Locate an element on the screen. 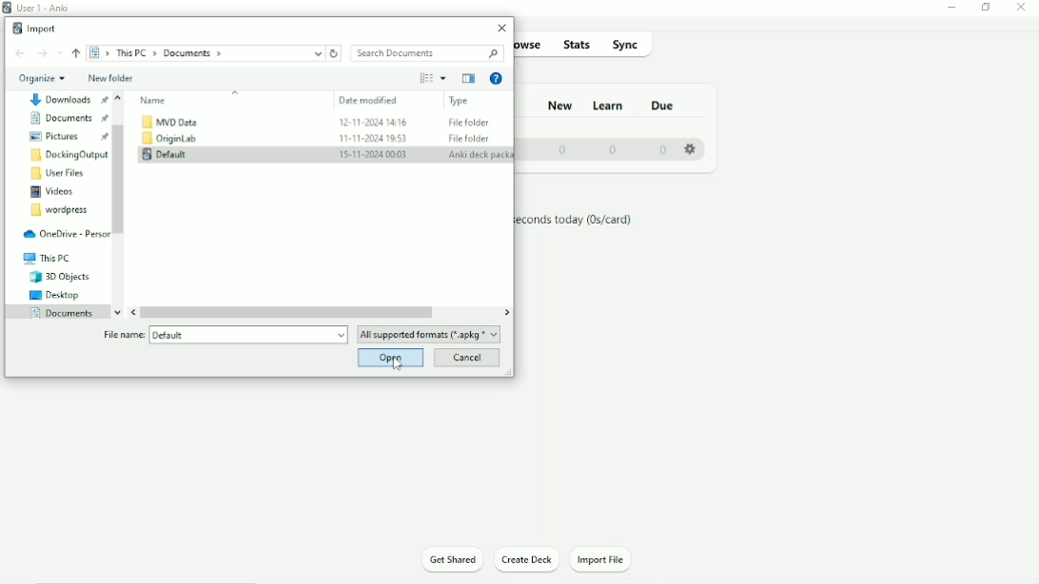  Back is located at coordinates (21, 53).